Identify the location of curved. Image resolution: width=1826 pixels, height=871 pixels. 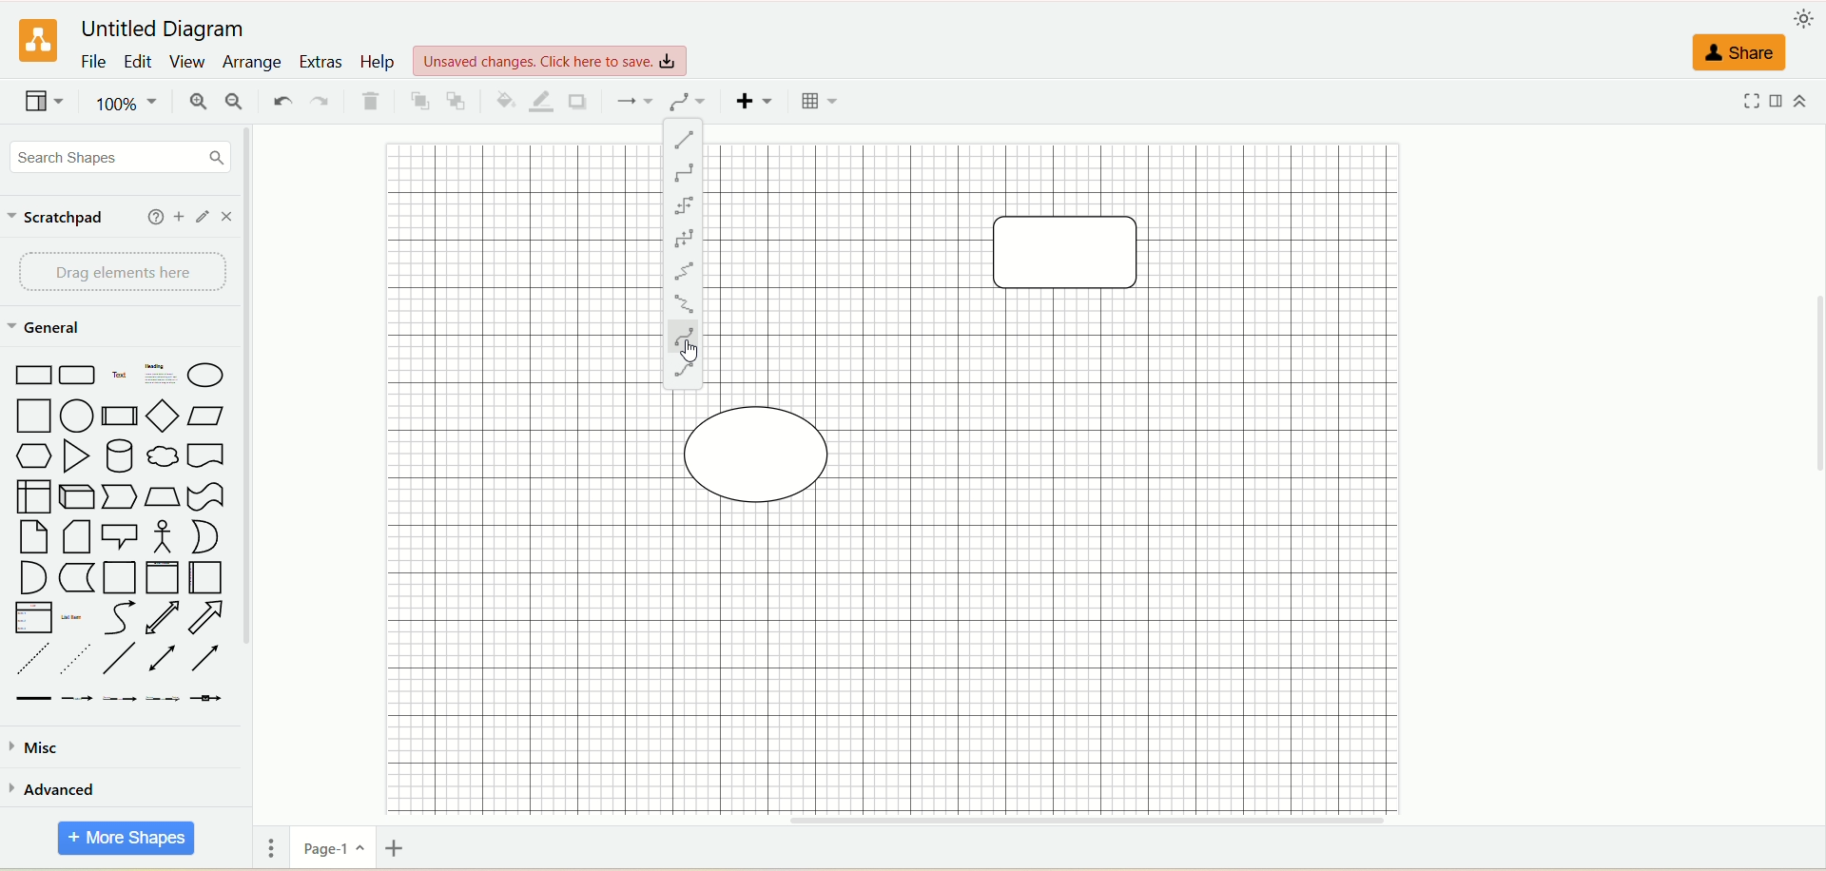
(682, 335).